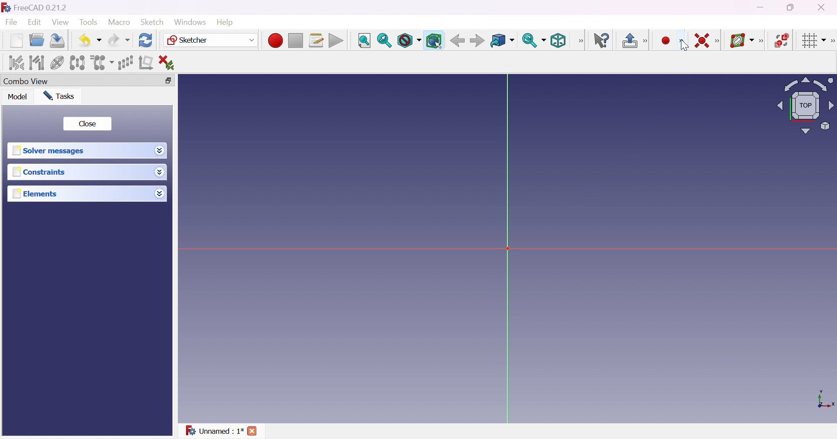 This screenshot has height=439, width=837. I want to click on Execute macro, so click(337, 41).